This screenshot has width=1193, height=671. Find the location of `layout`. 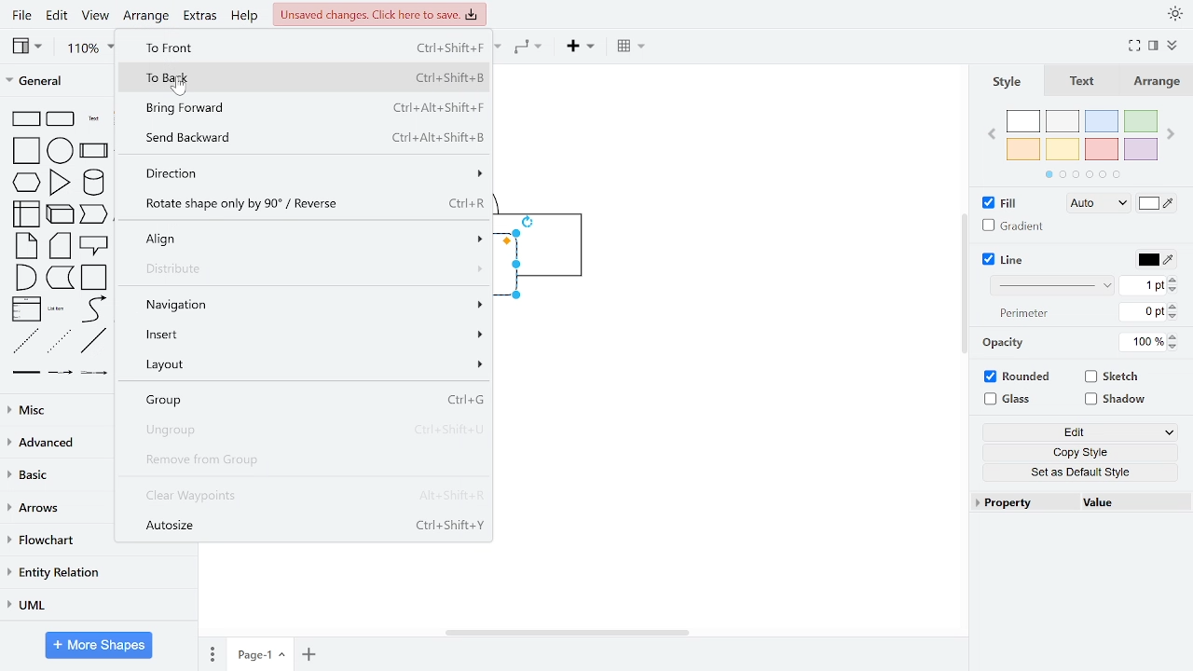

layout is located at coordinates (308, 366).